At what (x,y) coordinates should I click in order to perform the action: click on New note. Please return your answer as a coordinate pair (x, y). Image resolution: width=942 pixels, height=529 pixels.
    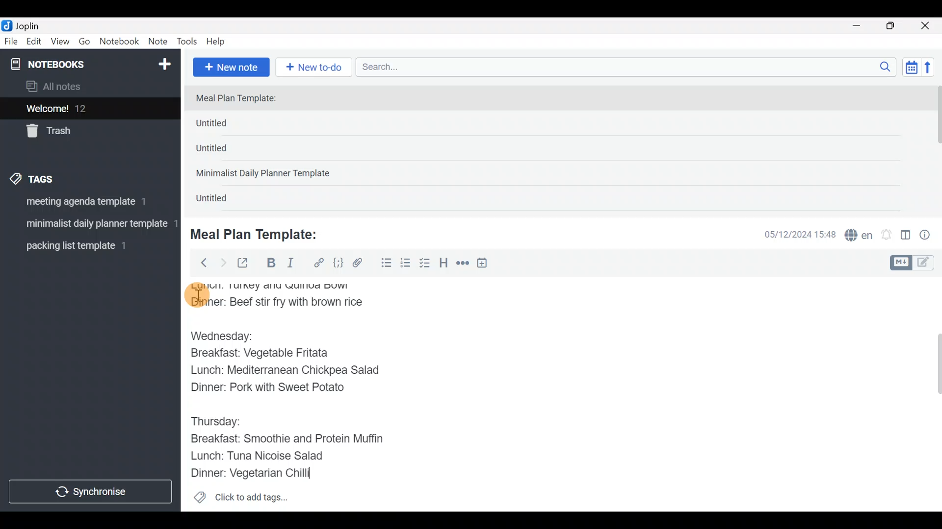
    Looking at the image, I should click on (230, 66).